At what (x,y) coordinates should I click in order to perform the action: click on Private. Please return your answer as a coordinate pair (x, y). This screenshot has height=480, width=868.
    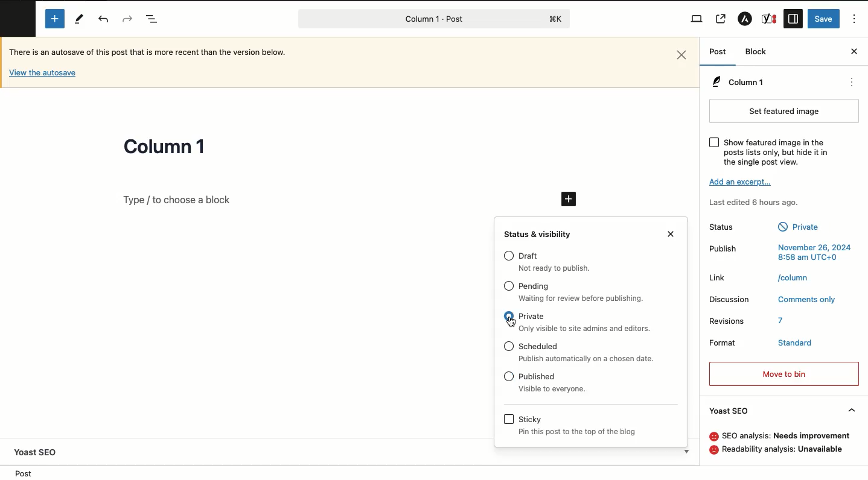
    Looking at the image, I should click on (587, 327).